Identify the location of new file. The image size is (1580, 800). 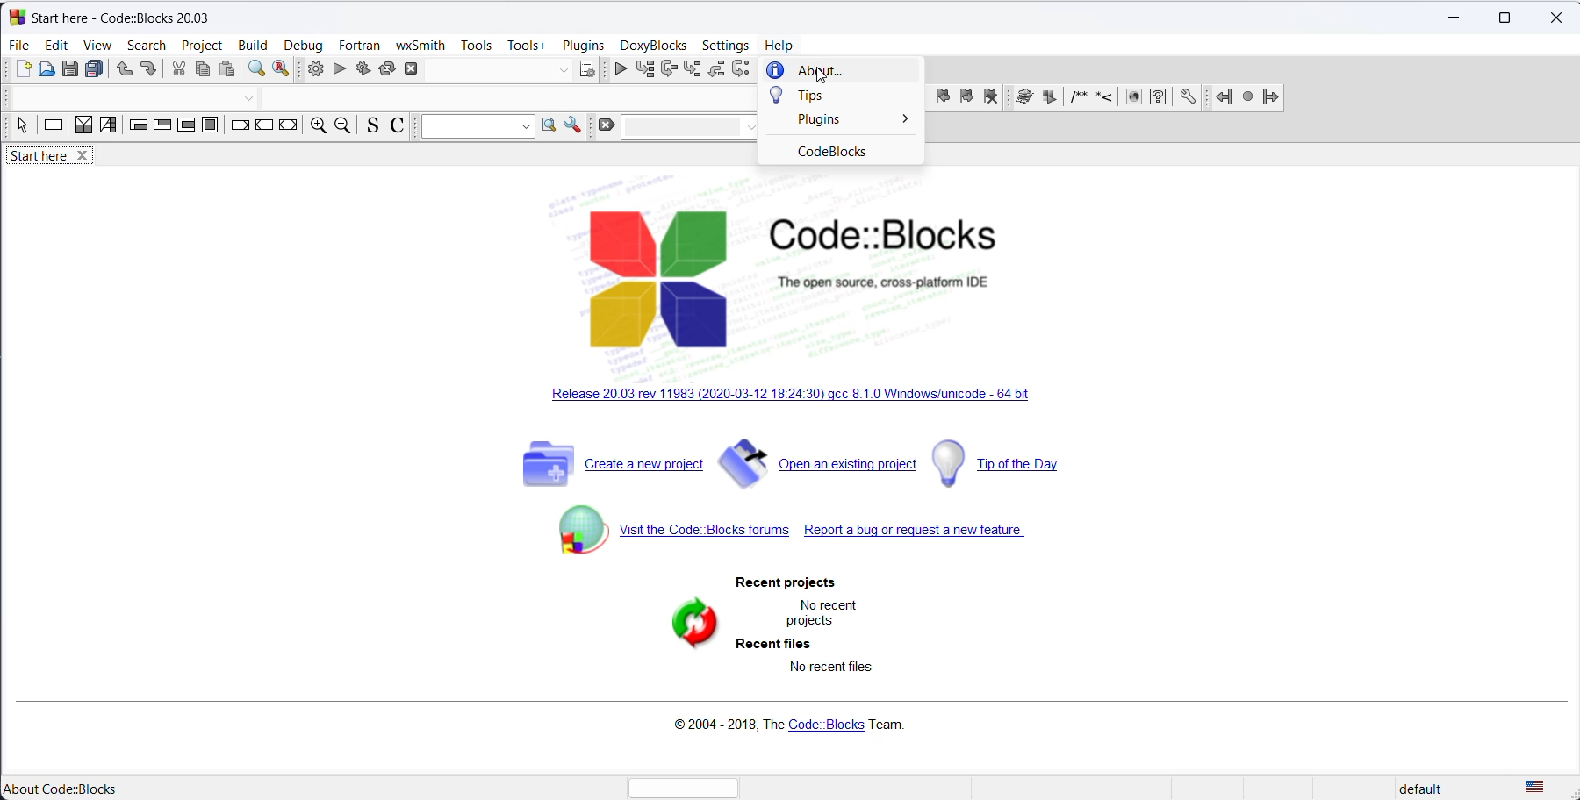
(19, 69).